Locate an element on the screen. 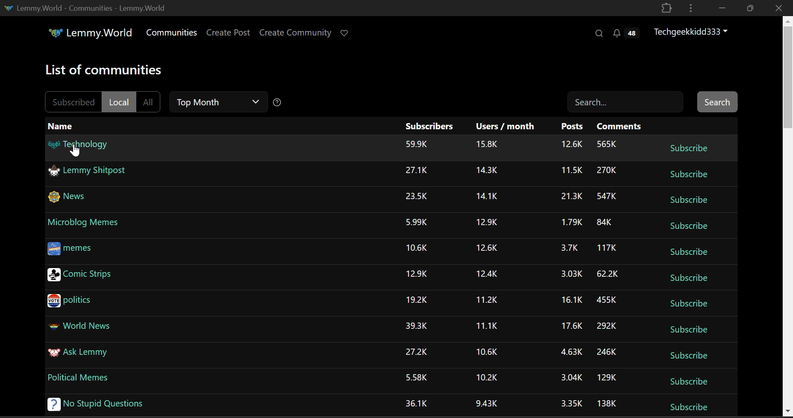 The height and width of the screenshot is (418, 793). Sorting Help is located at coordinates (278, 100).